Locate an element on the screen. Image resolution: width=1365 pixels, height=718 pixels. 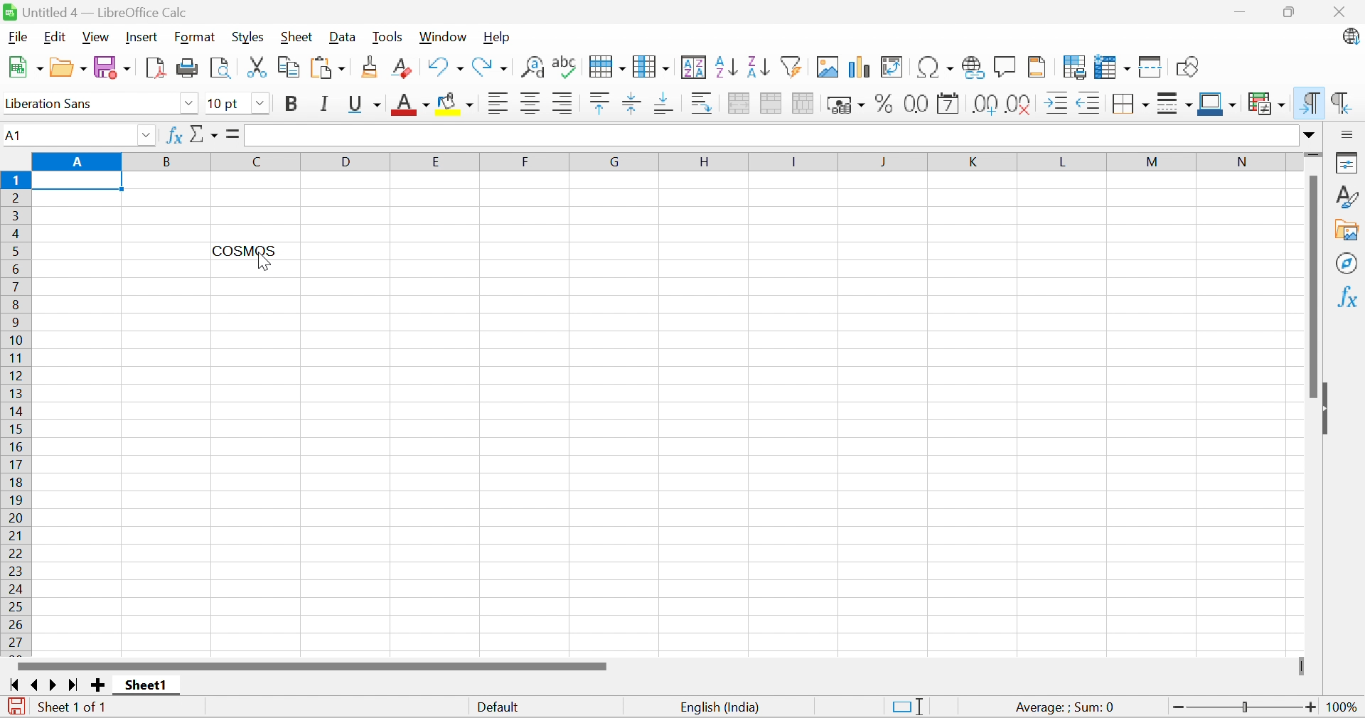
Print is located at coordinates (188, 68).